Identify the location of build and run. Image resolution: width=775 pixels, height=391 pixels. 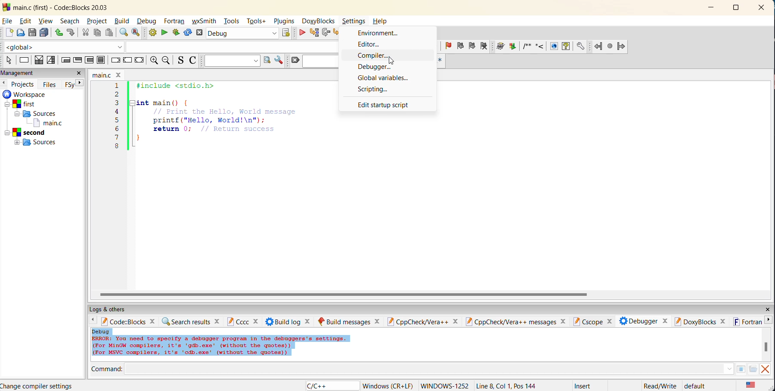
(177, 32).